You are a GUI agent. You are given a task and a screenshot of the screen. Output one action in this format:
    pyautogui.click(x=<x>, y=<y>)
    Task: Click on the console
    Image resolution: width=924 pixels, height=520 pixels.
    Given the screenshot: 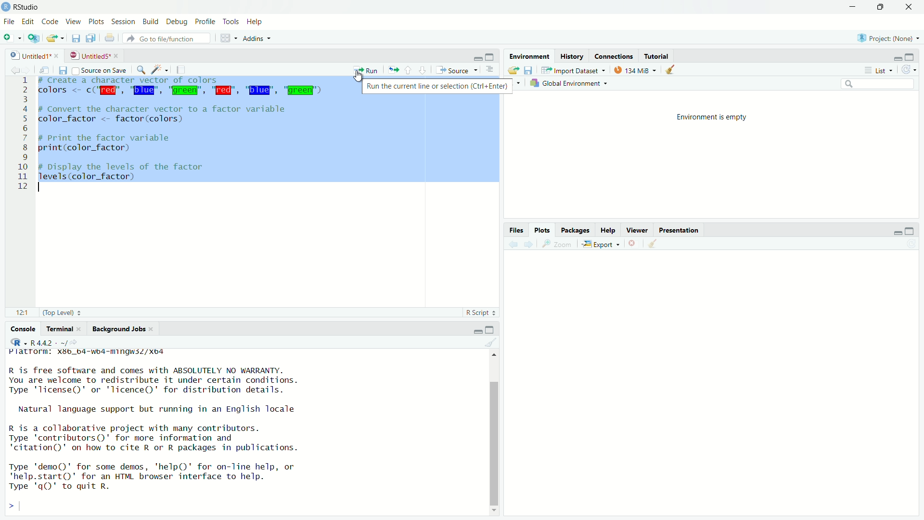 What is the action you would take?
    pyautogui.click(x=20, y=328)
    